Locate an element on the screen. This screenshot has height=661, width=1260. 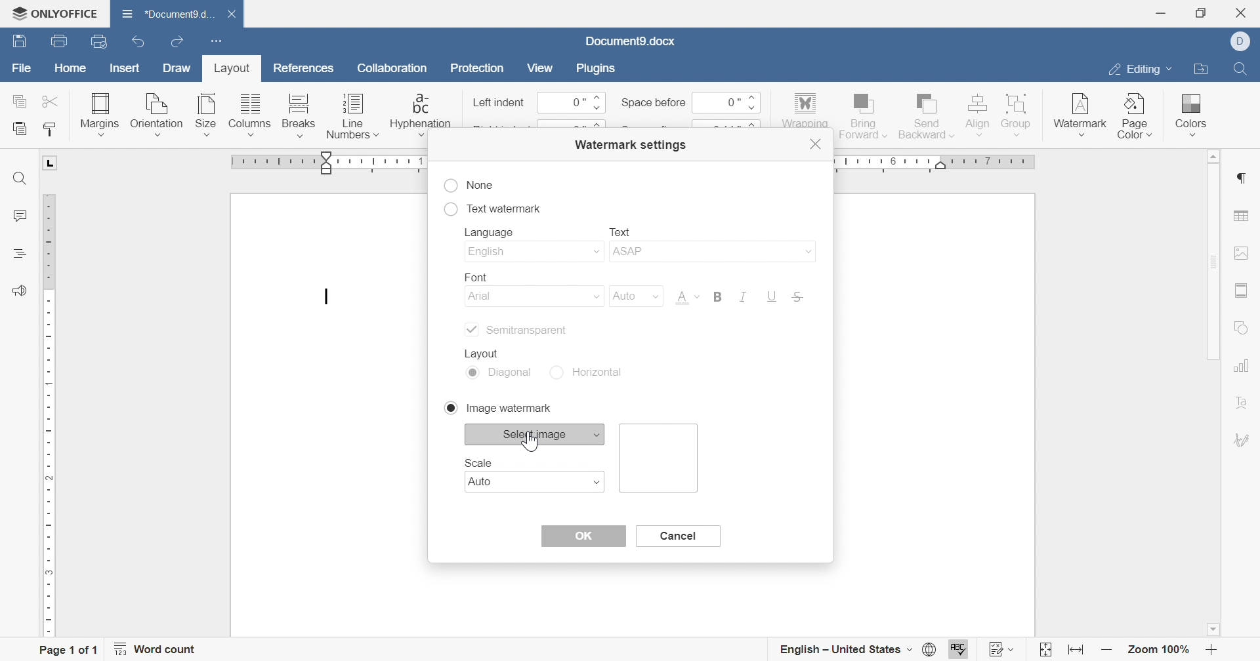
page 1 of 1 is located at coordinates (68, 651).